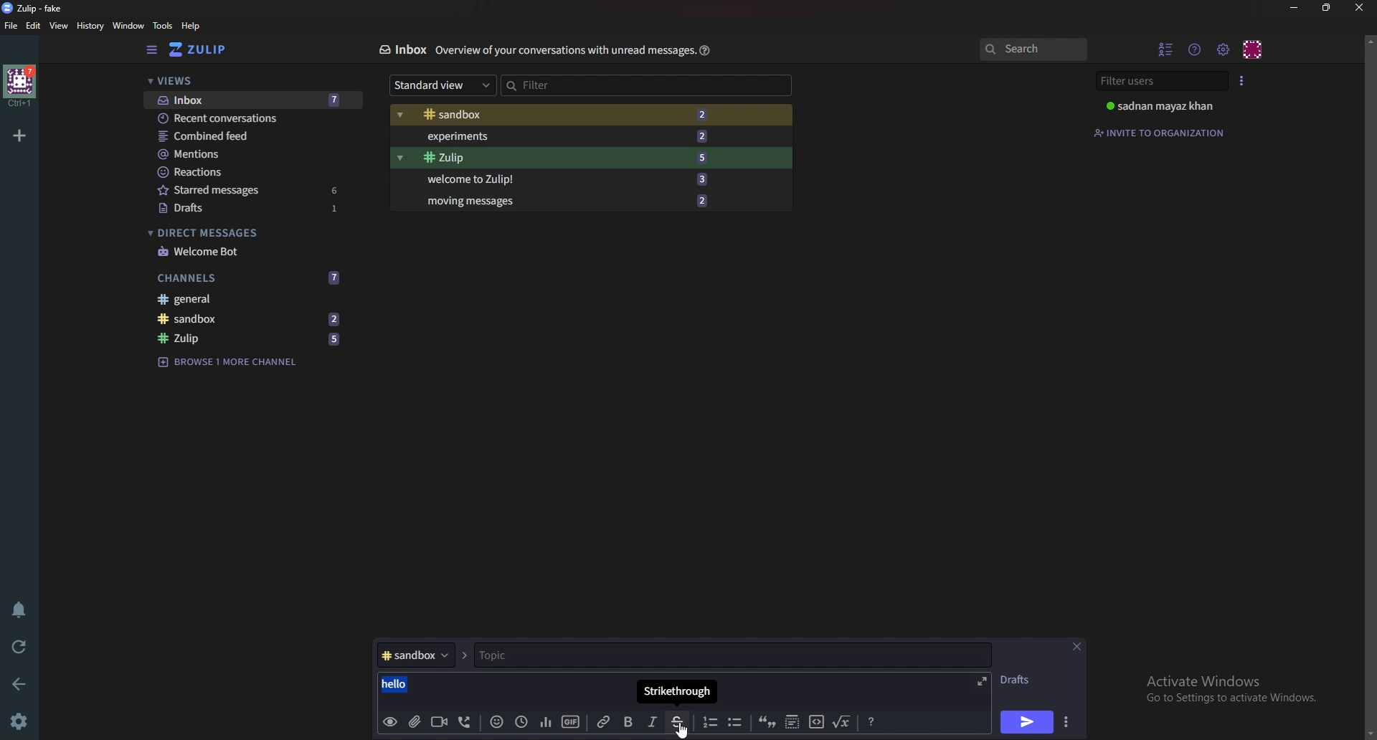  Describe the element at coordinates (844, 723) in the screenshot. I see `Math` at that location.